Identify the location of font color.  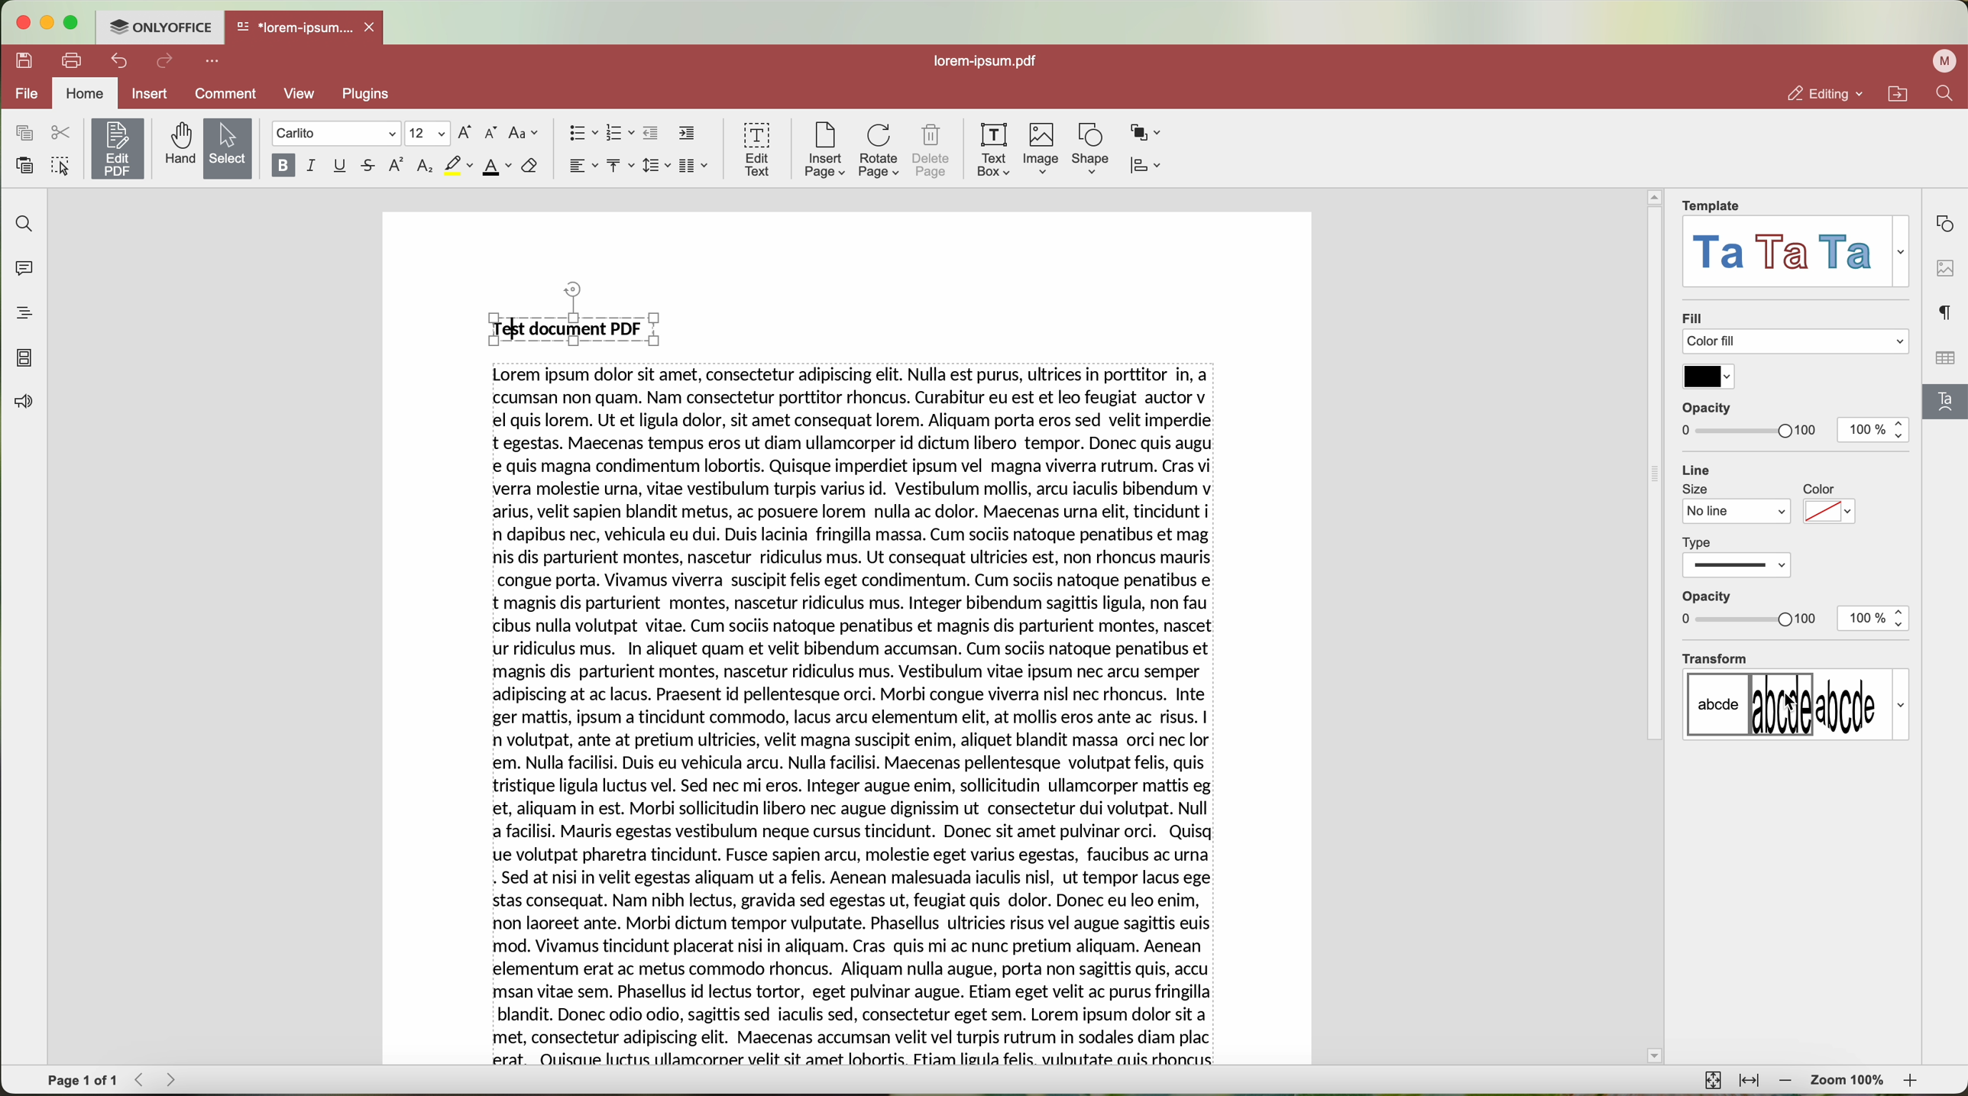
(497, 167).